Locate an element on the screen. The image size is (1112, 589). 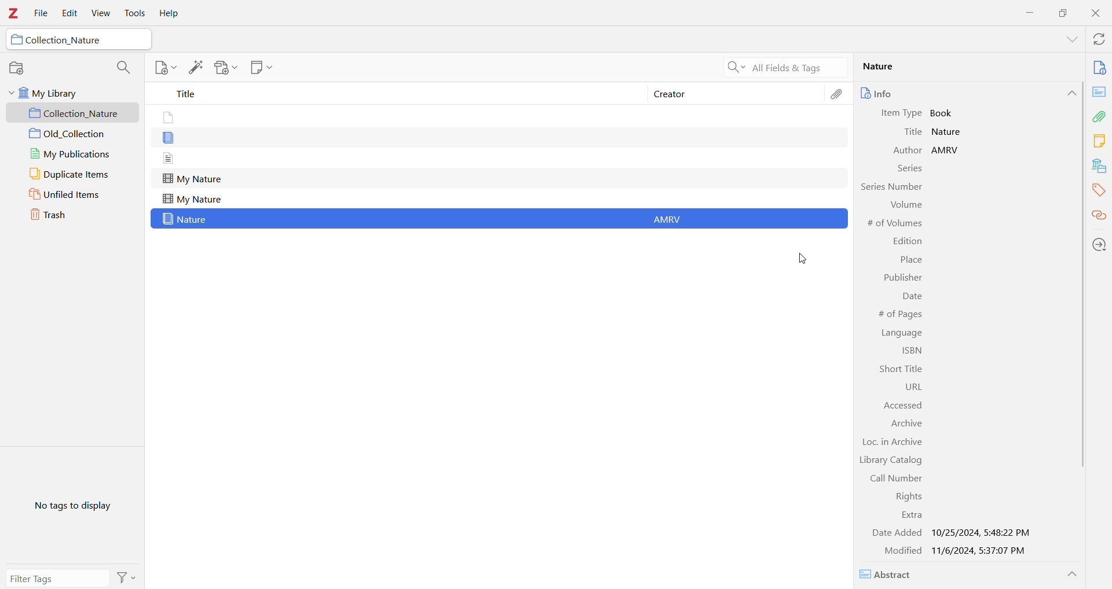
item without title  is located at coordinates (167, 118).